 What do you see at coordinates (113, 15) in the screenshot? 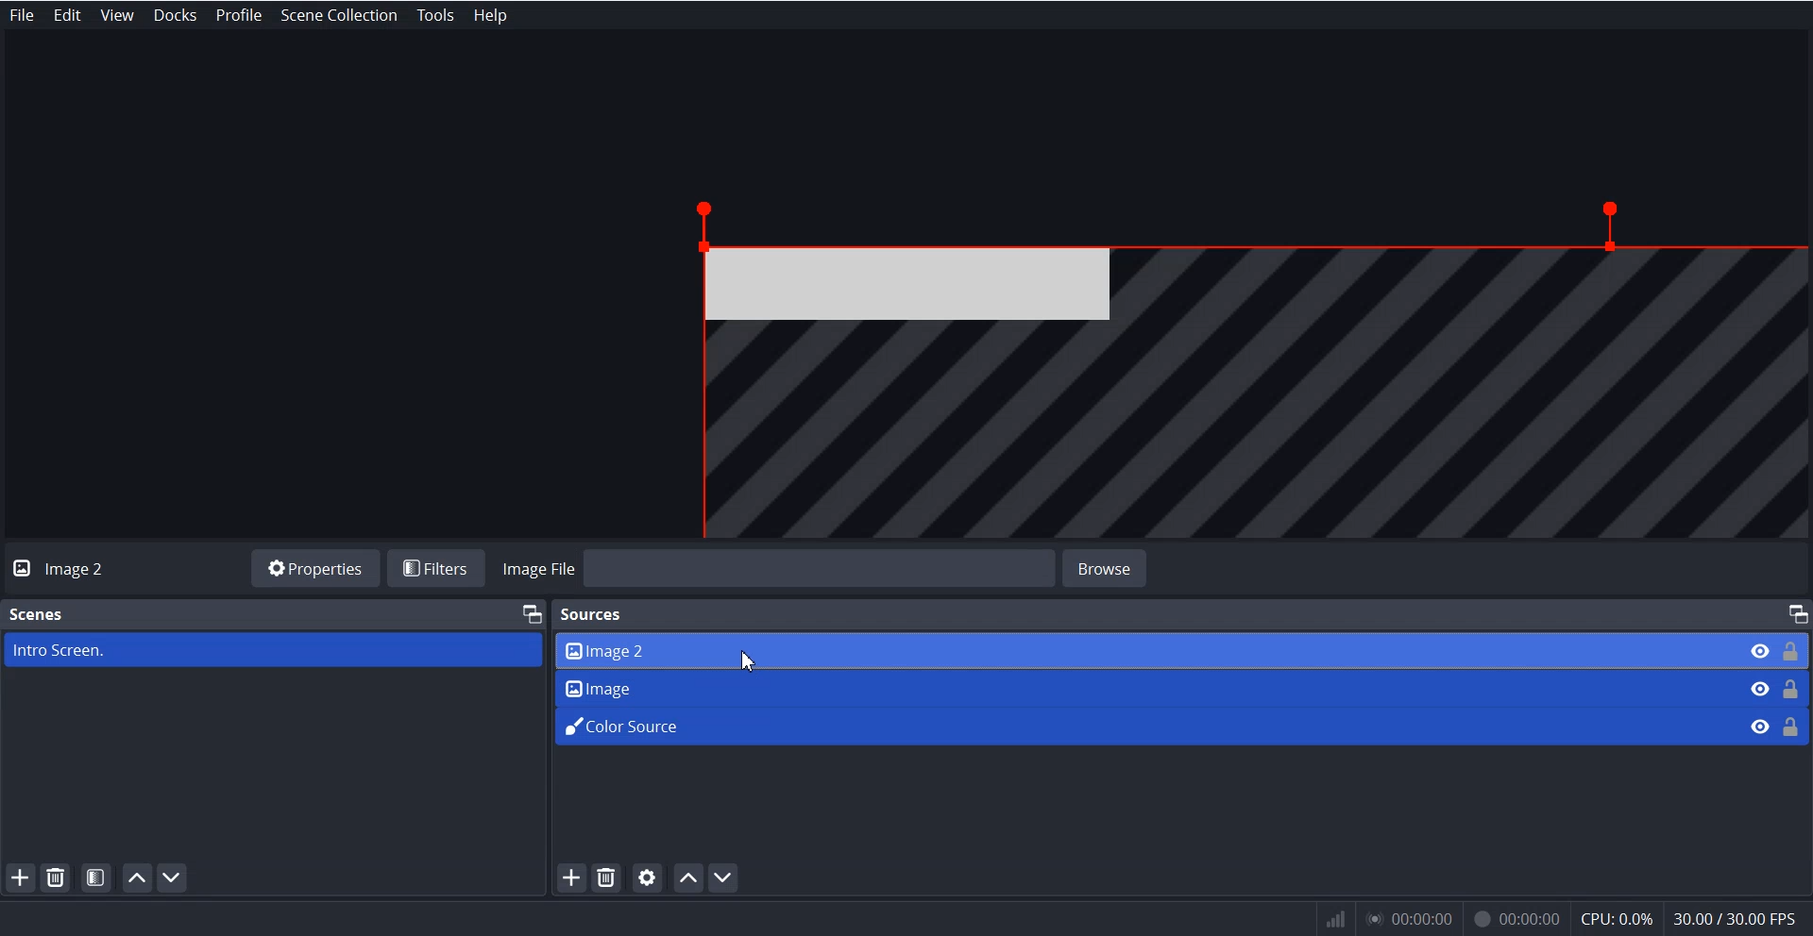
I see `View` at bounding box center [113, 15].